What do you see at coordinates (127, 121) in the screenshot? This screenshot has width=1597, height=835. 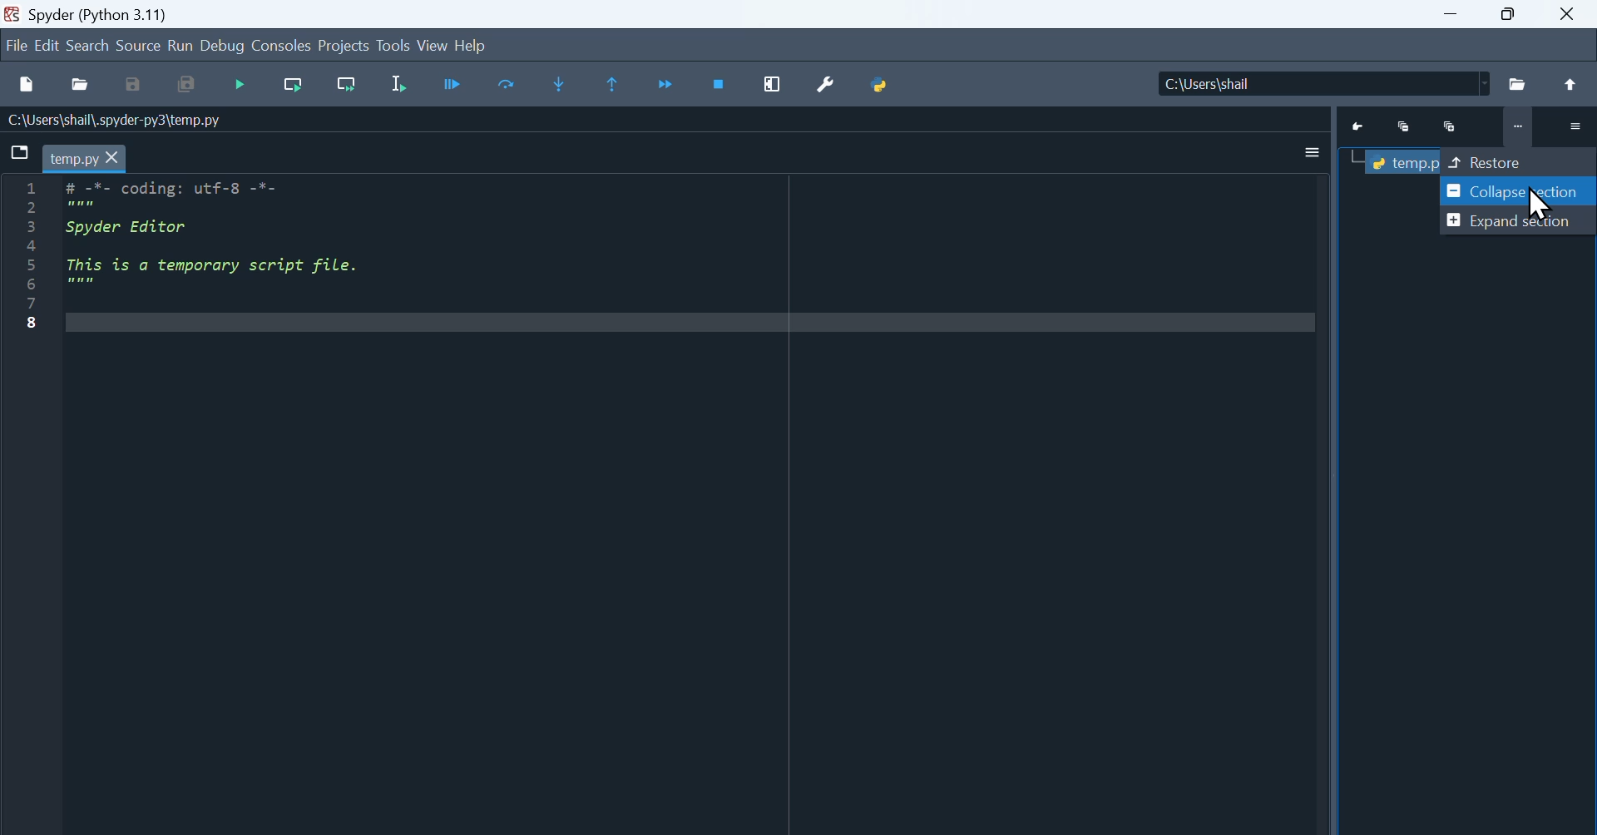 I see `C:\Users\shail\.spyder-py3\temp.py` at bounding box center [127, 121].